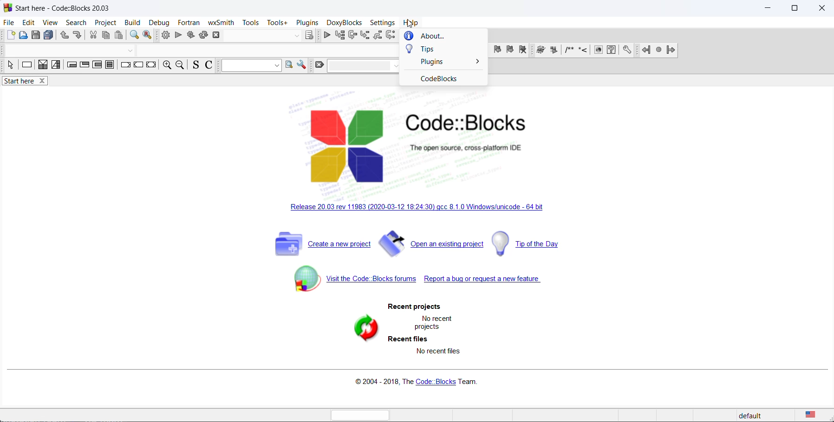 The image size is (834, 422). I want to click on plugins, so click(442, 63).